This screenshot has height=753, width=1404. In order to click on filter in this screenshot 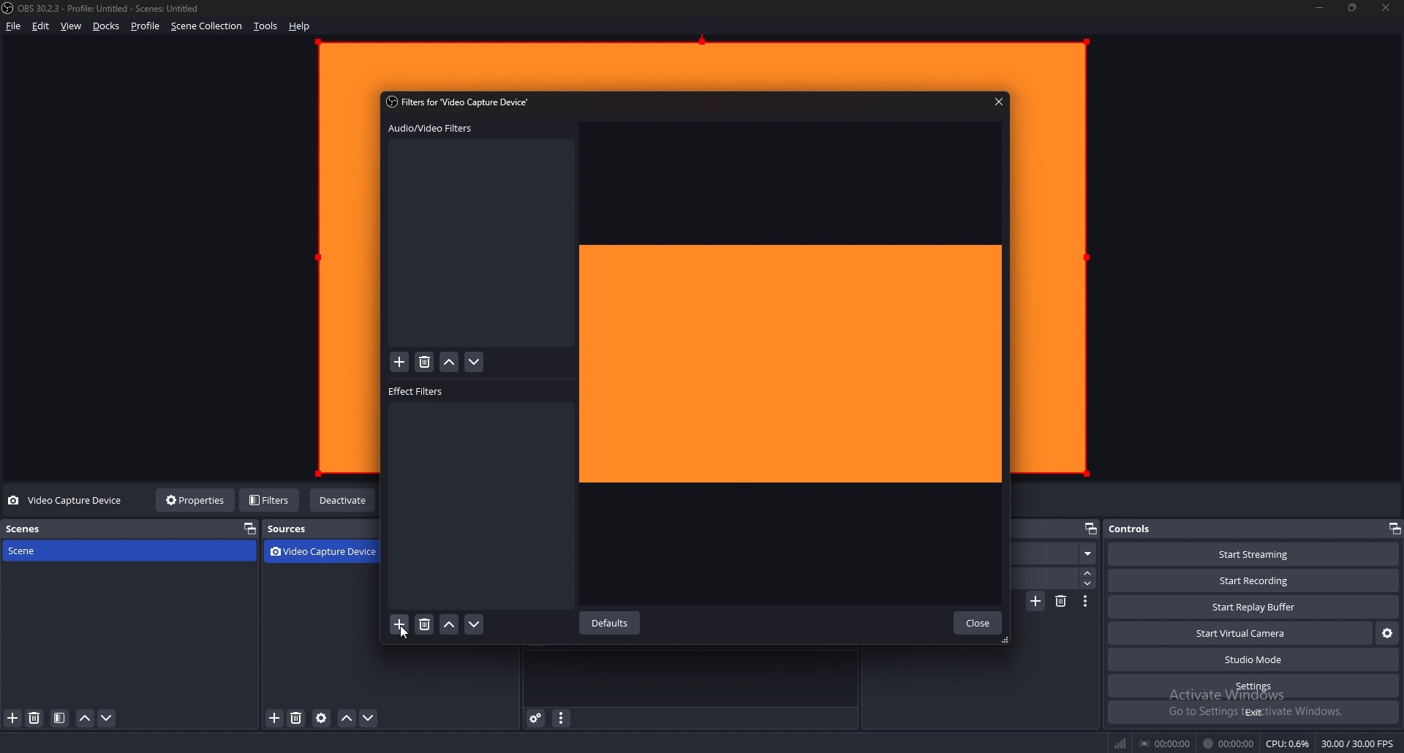, I will do `click(60, 719)`.